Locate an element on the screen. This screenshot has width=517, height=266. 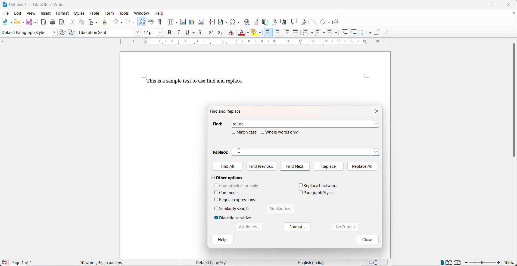
insert text is located at coordinates (201, 22).